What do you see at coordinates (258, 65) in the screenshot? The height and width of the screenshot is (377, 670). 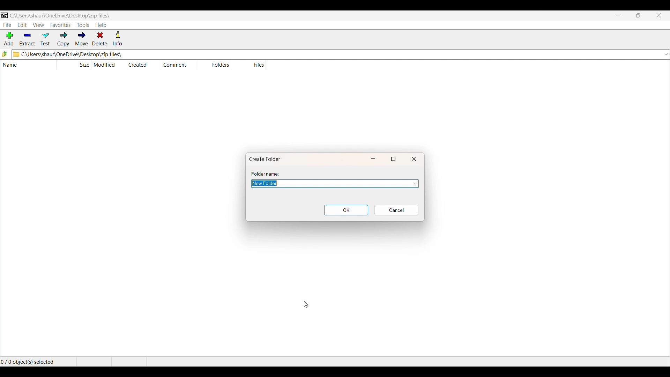 I see `FILES` at bounding box center [258, 65].